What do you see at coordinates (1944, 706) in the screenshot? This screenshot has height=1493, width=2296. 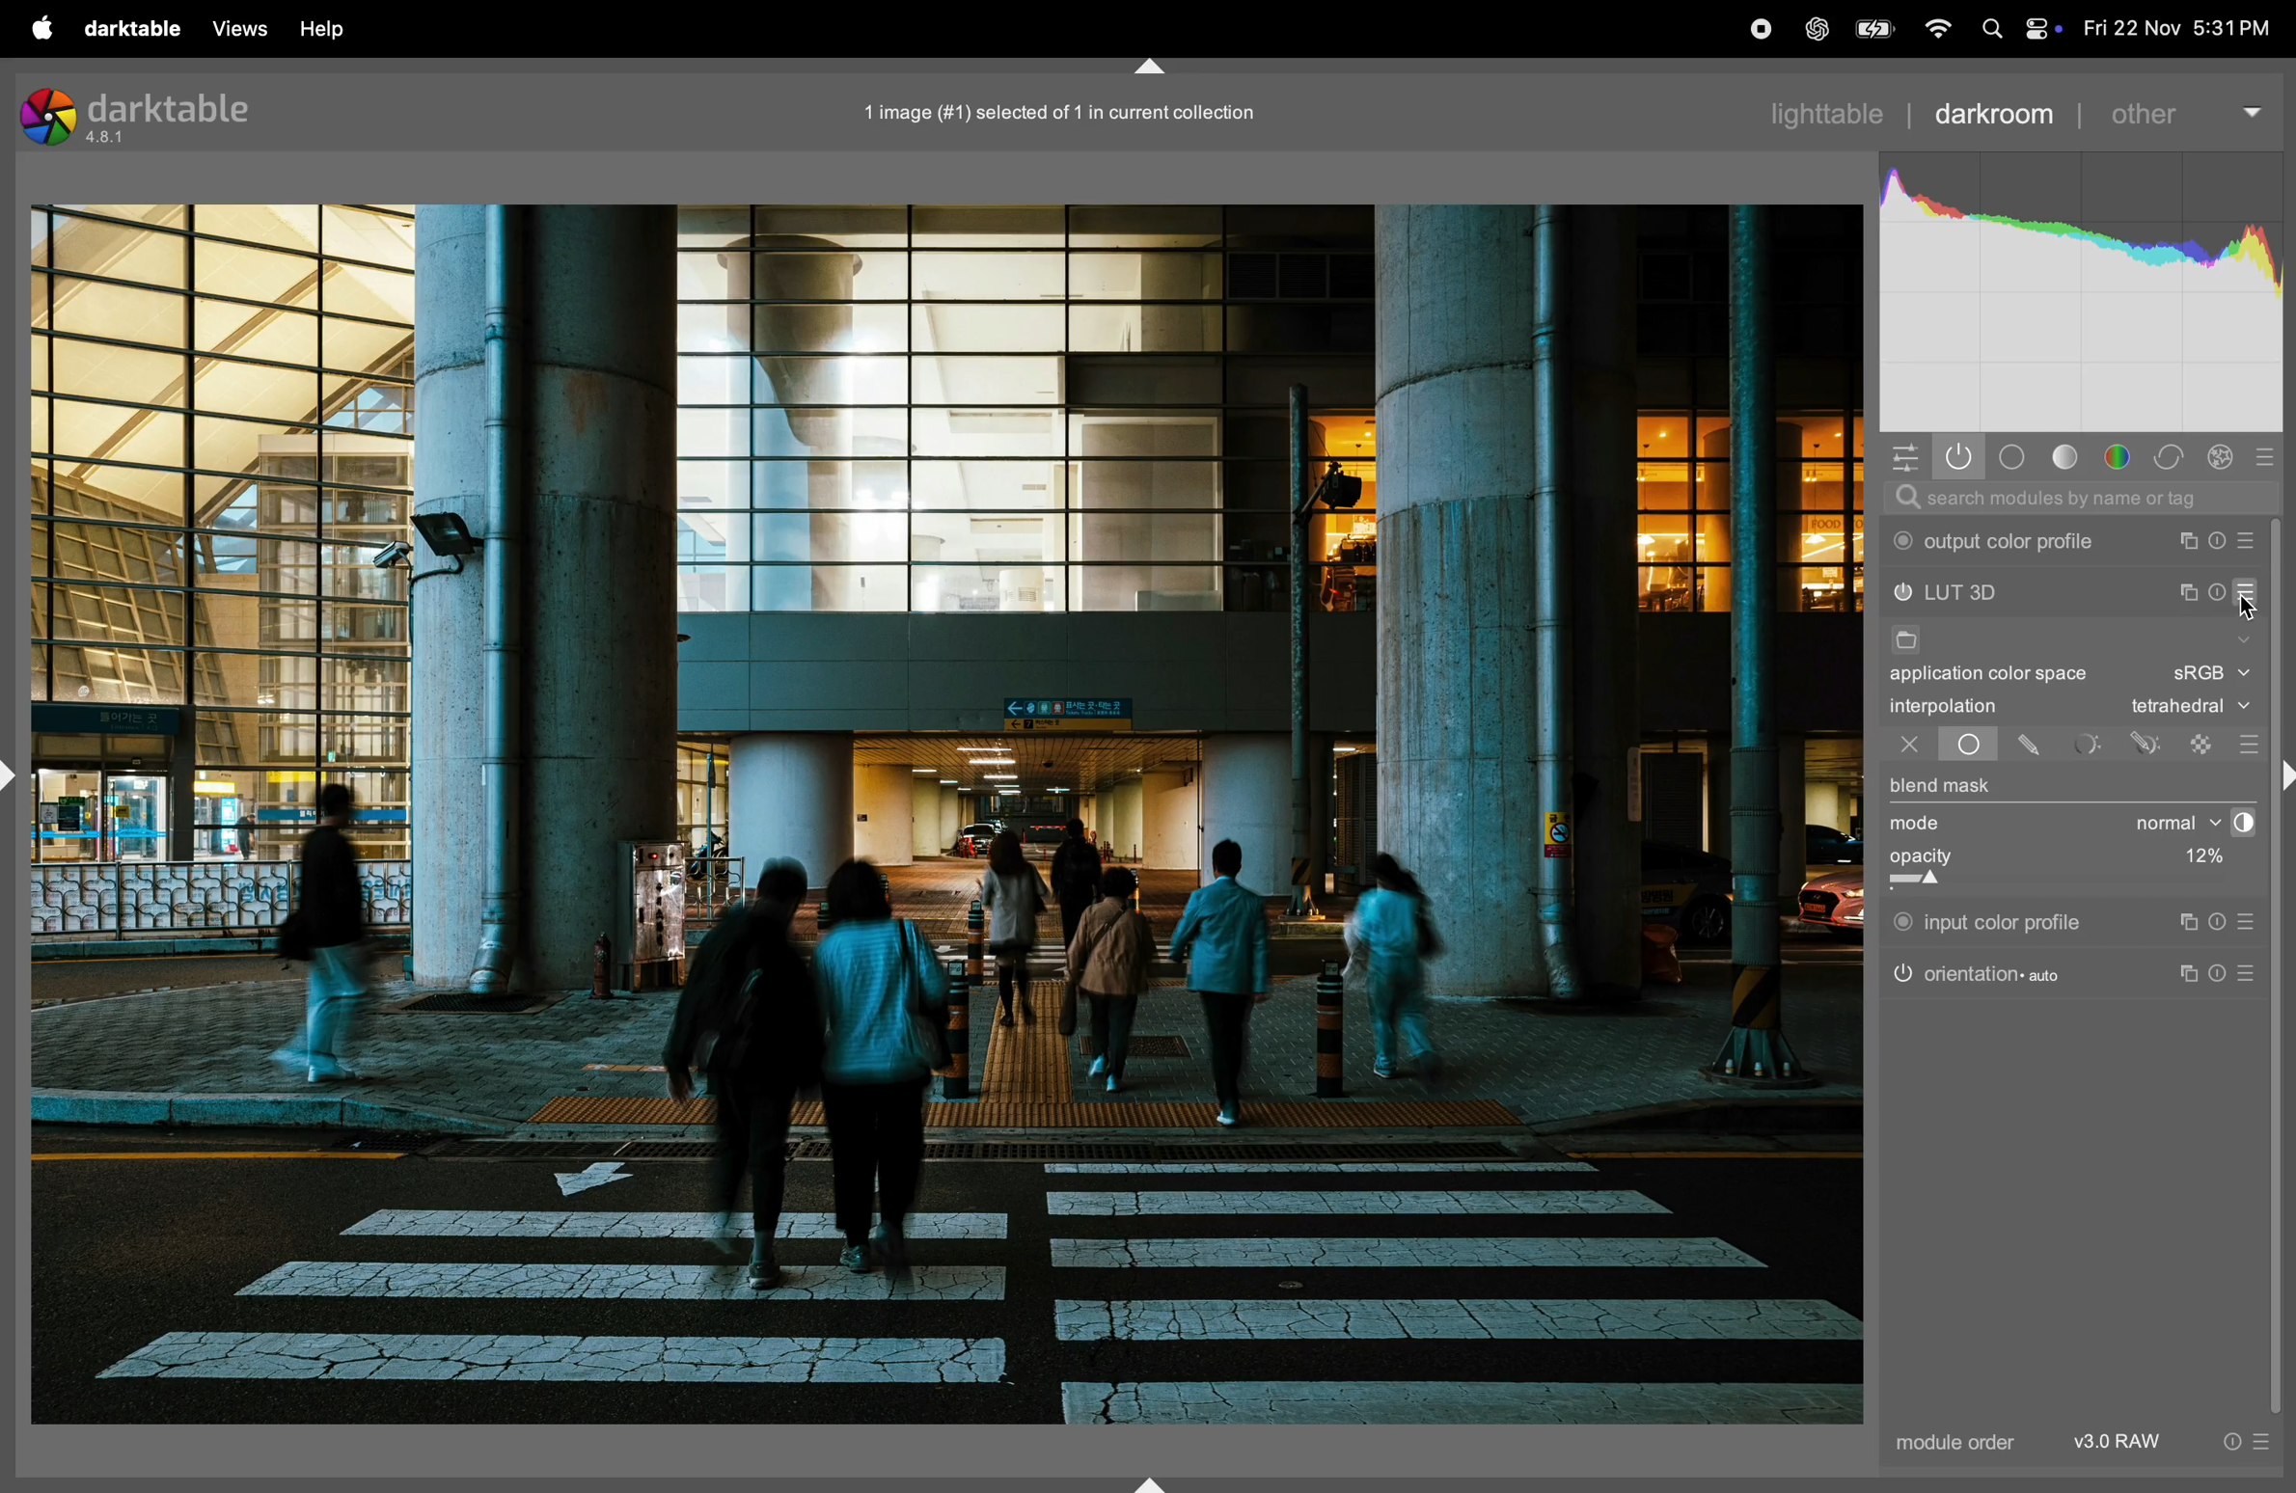 I see `interpolation` at bounding box center [1944, 706].